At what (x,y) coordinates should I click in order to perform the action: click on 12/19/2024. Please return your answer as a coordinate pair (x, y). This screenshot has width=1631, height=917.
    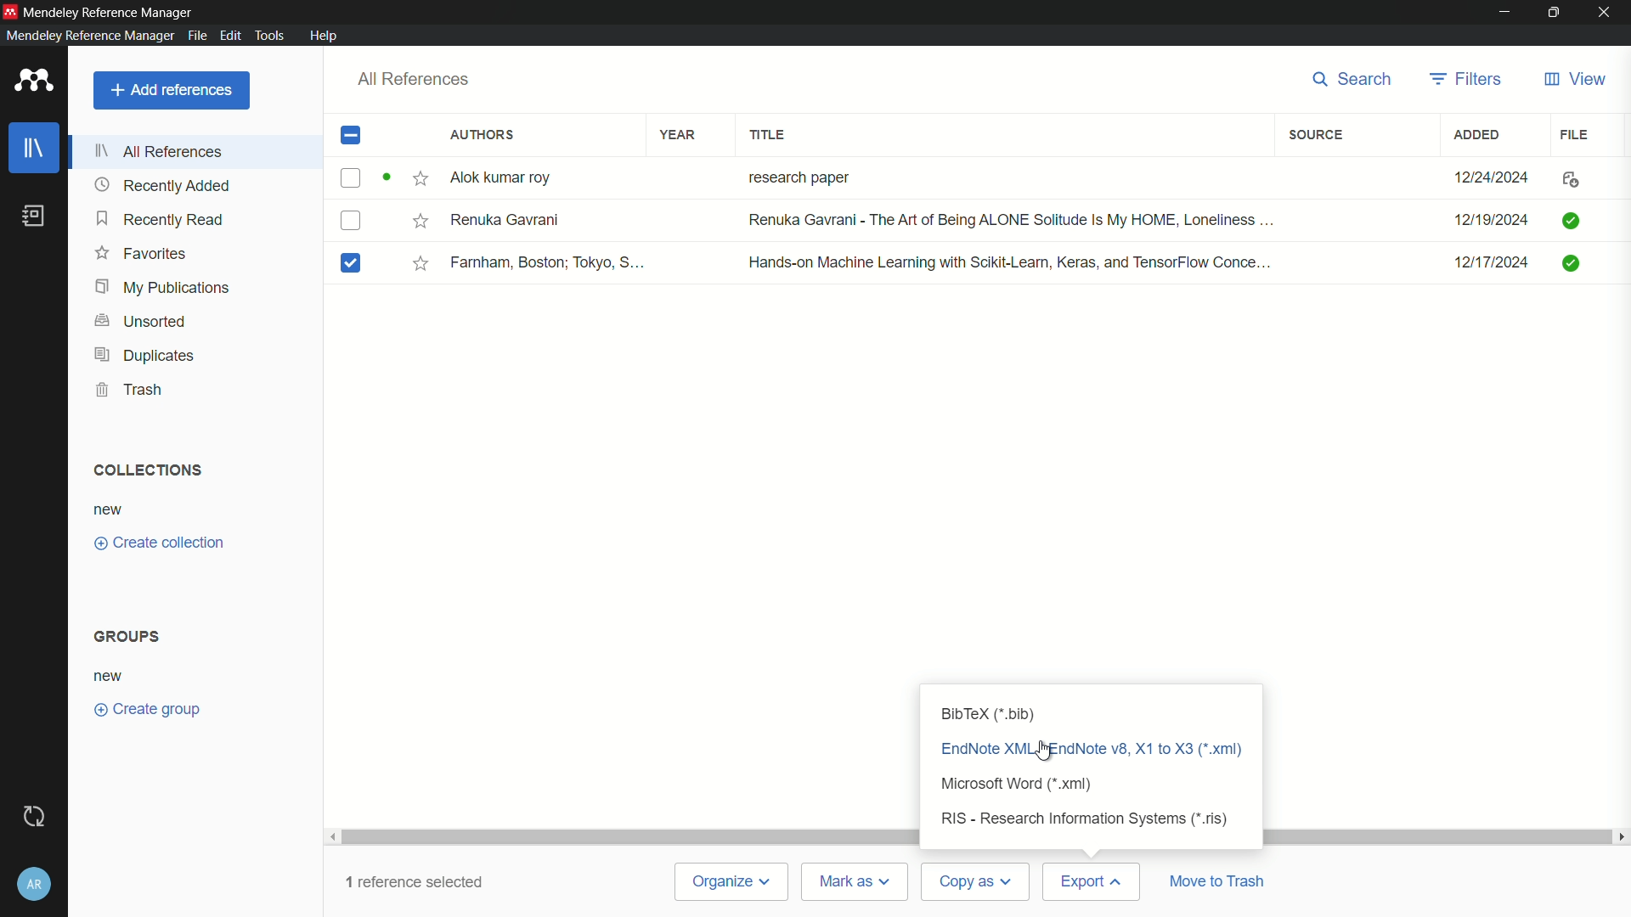
    Looking at the image, I should click on (1490, 222).